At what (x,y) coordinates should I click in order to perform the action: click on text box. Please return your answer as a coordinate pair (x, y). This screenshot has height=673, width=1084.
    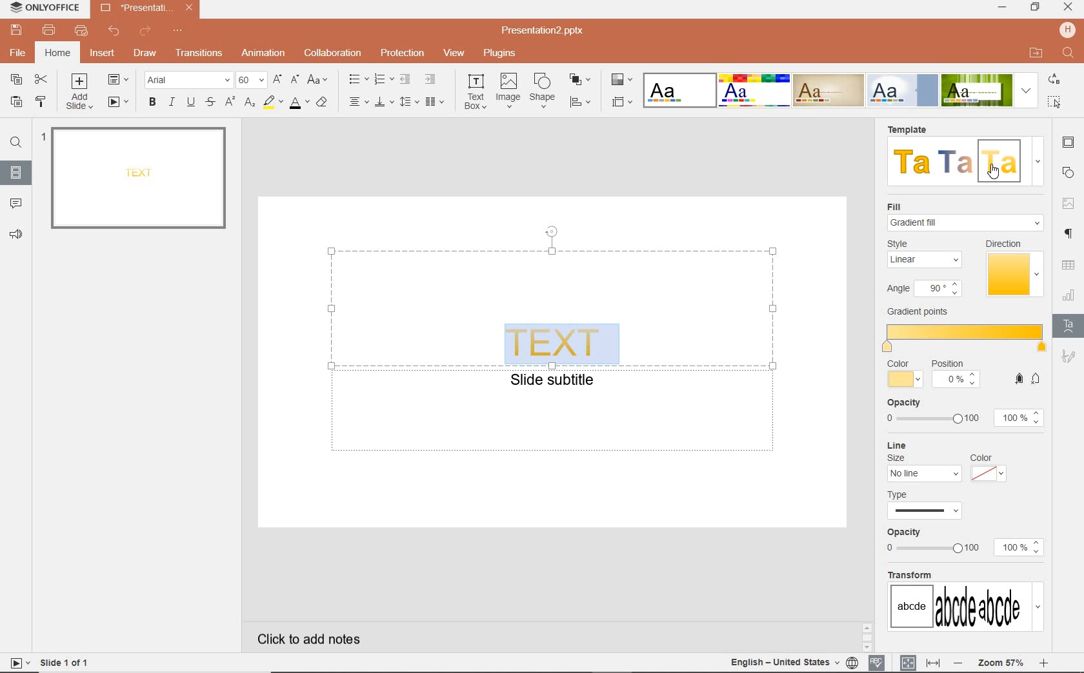
    Looking at the image, I should click on (476, 92).